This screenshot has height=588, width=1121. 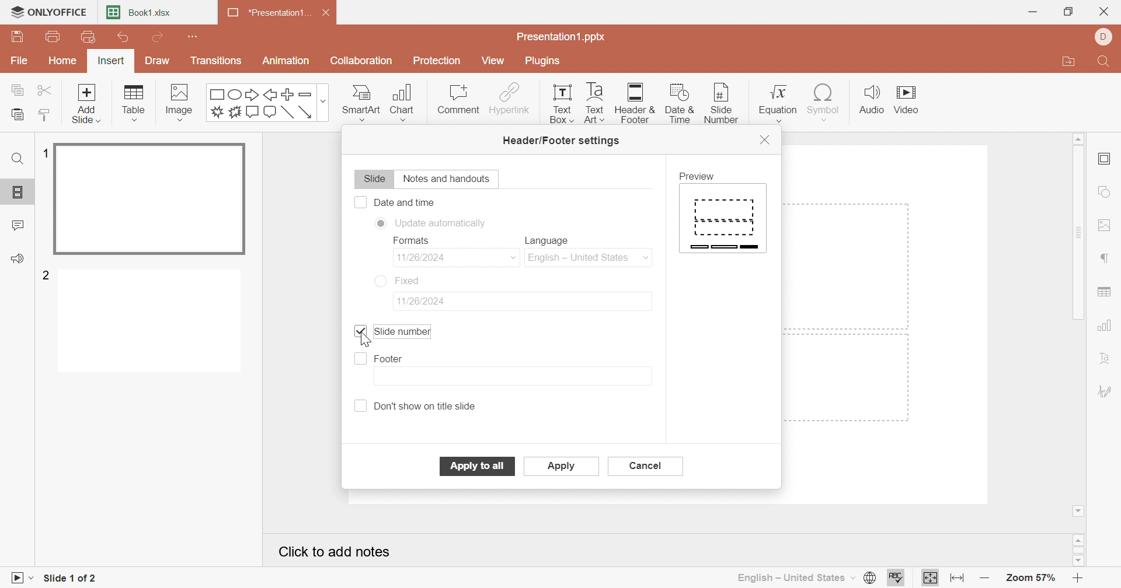 I want to click on Animation, so click(x=287, y=61).